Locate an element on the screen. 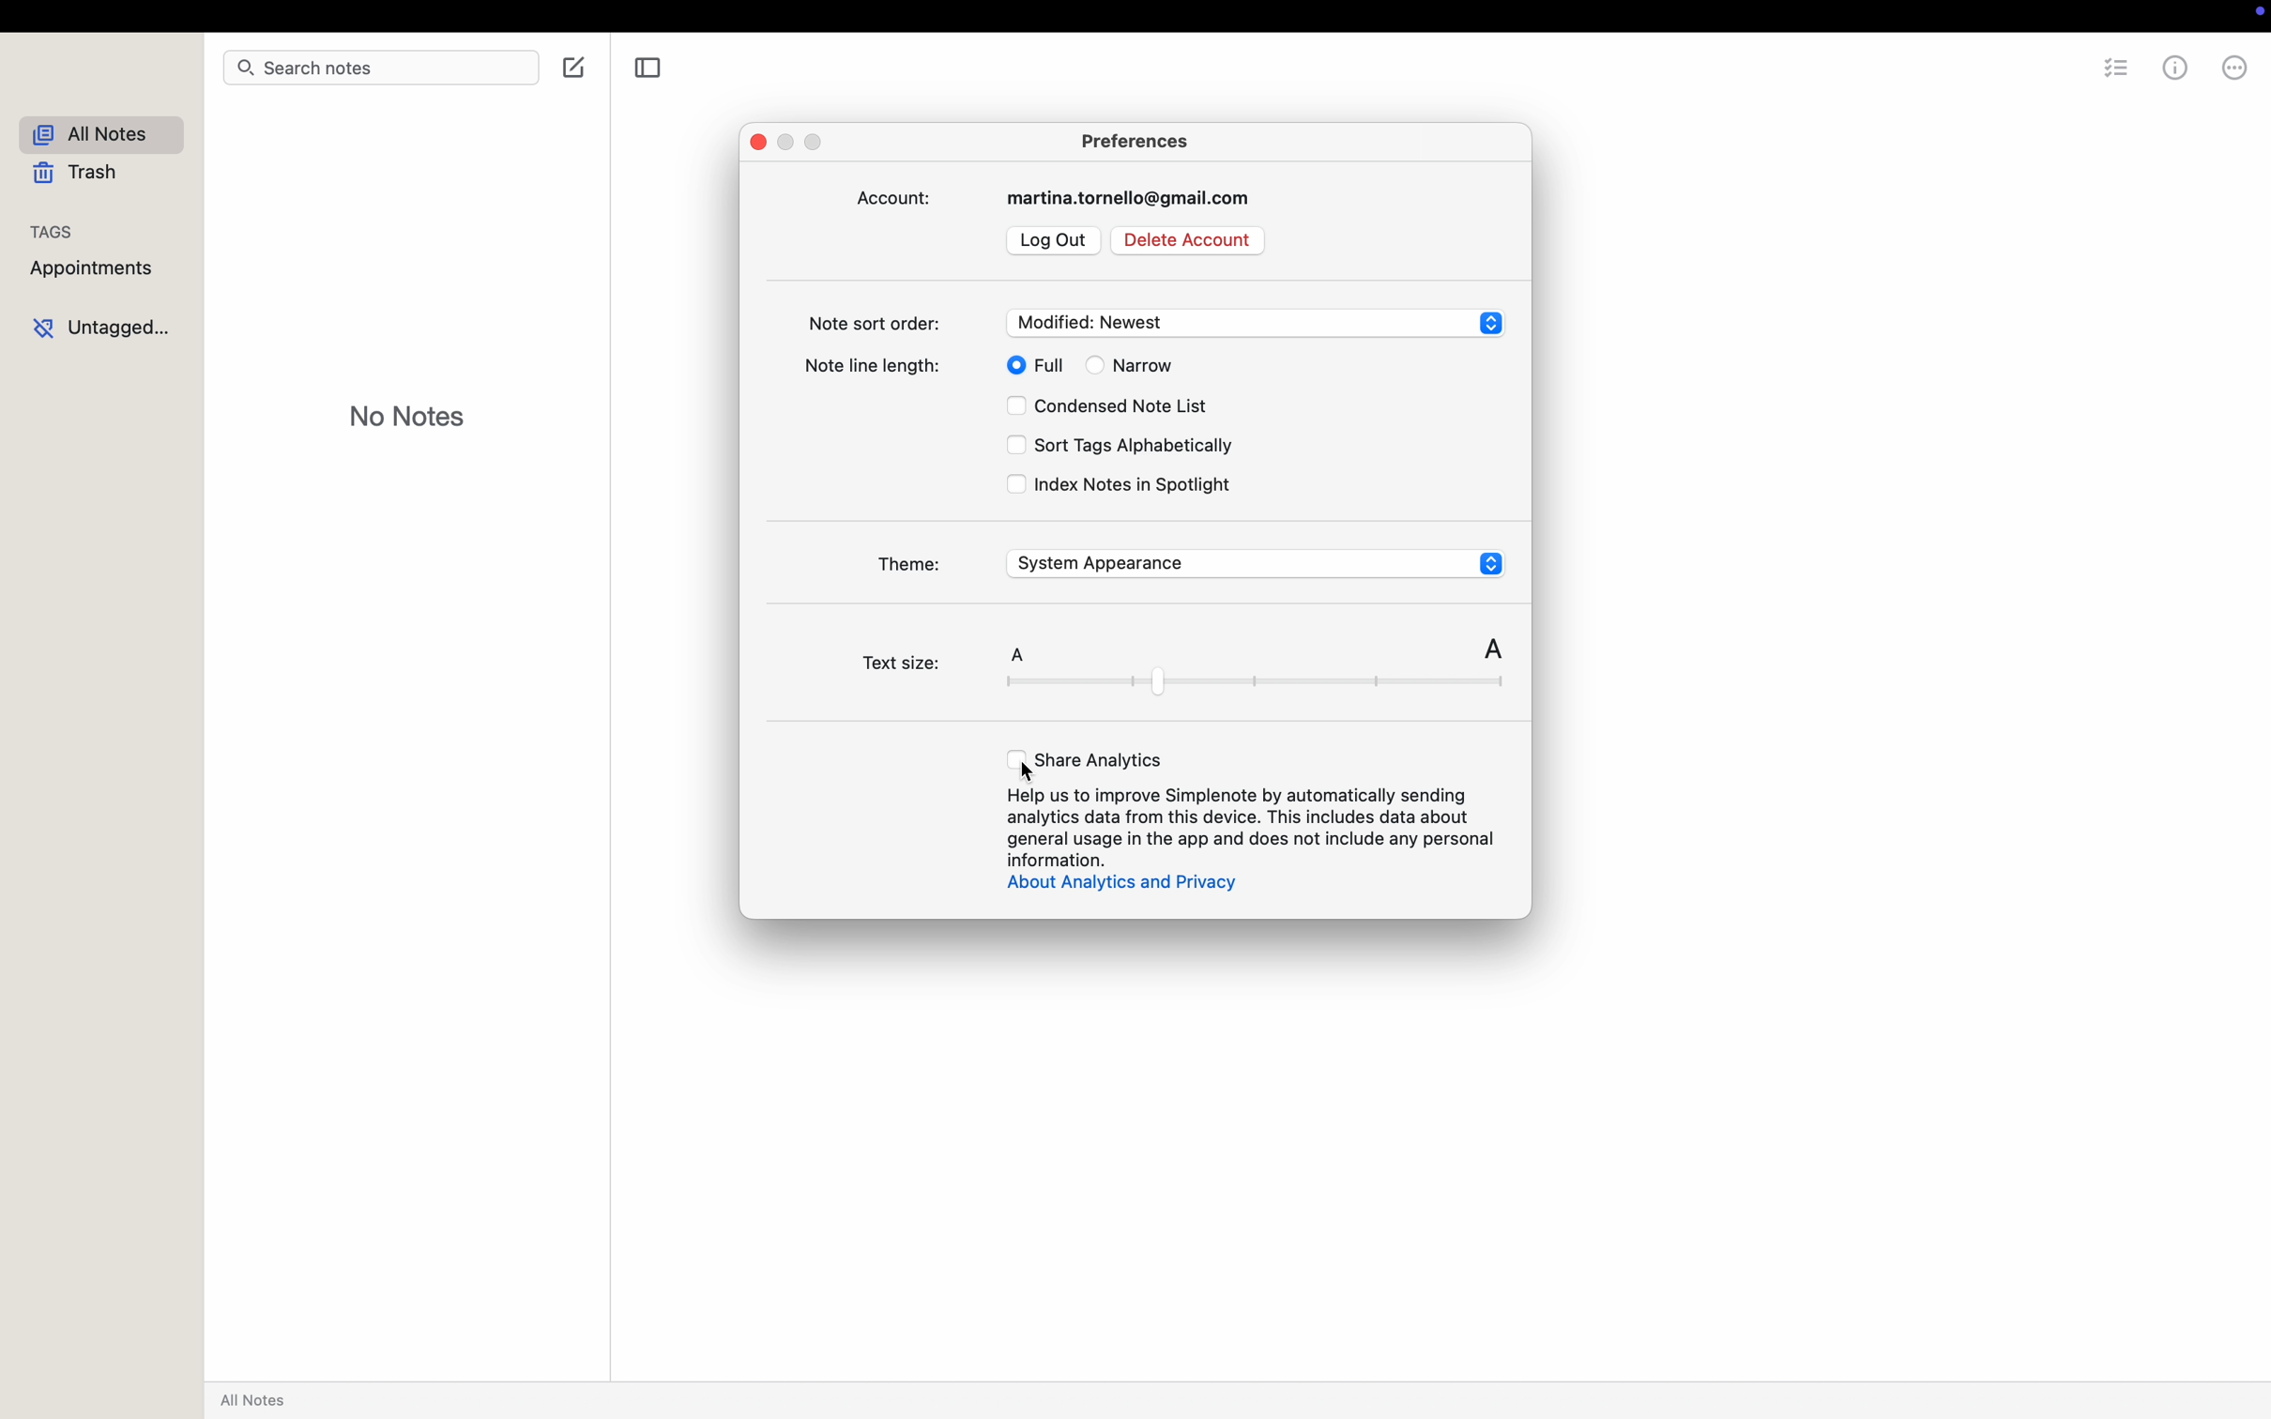 The width and height of the screenshot is (2271, 1419). no notes is located at coordinates (405, 417).